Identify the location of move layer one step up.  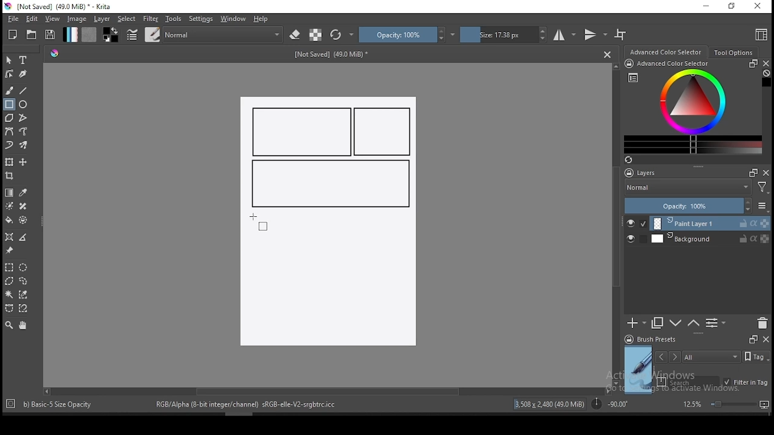
(676, 324).